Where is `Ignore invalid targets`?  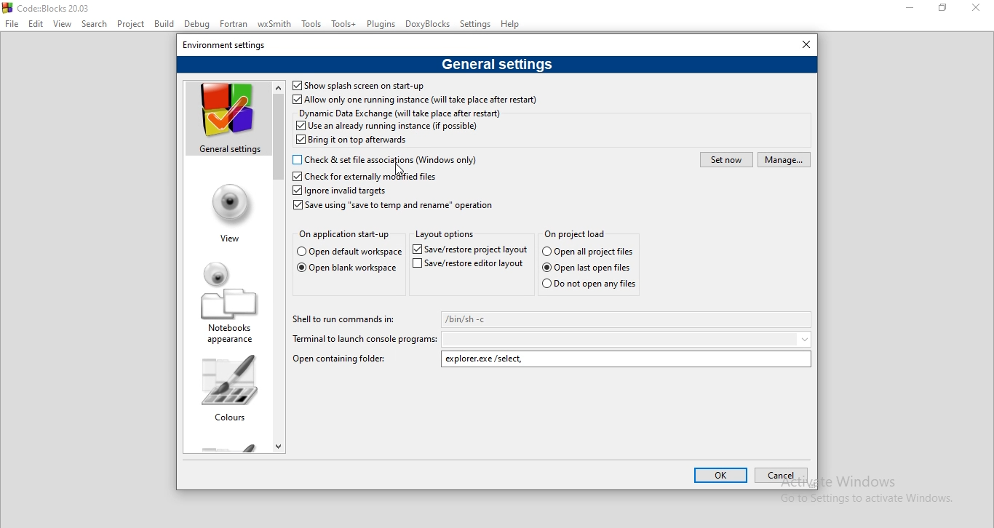
Ignore invalid targets is located at coordinates (340, 191).